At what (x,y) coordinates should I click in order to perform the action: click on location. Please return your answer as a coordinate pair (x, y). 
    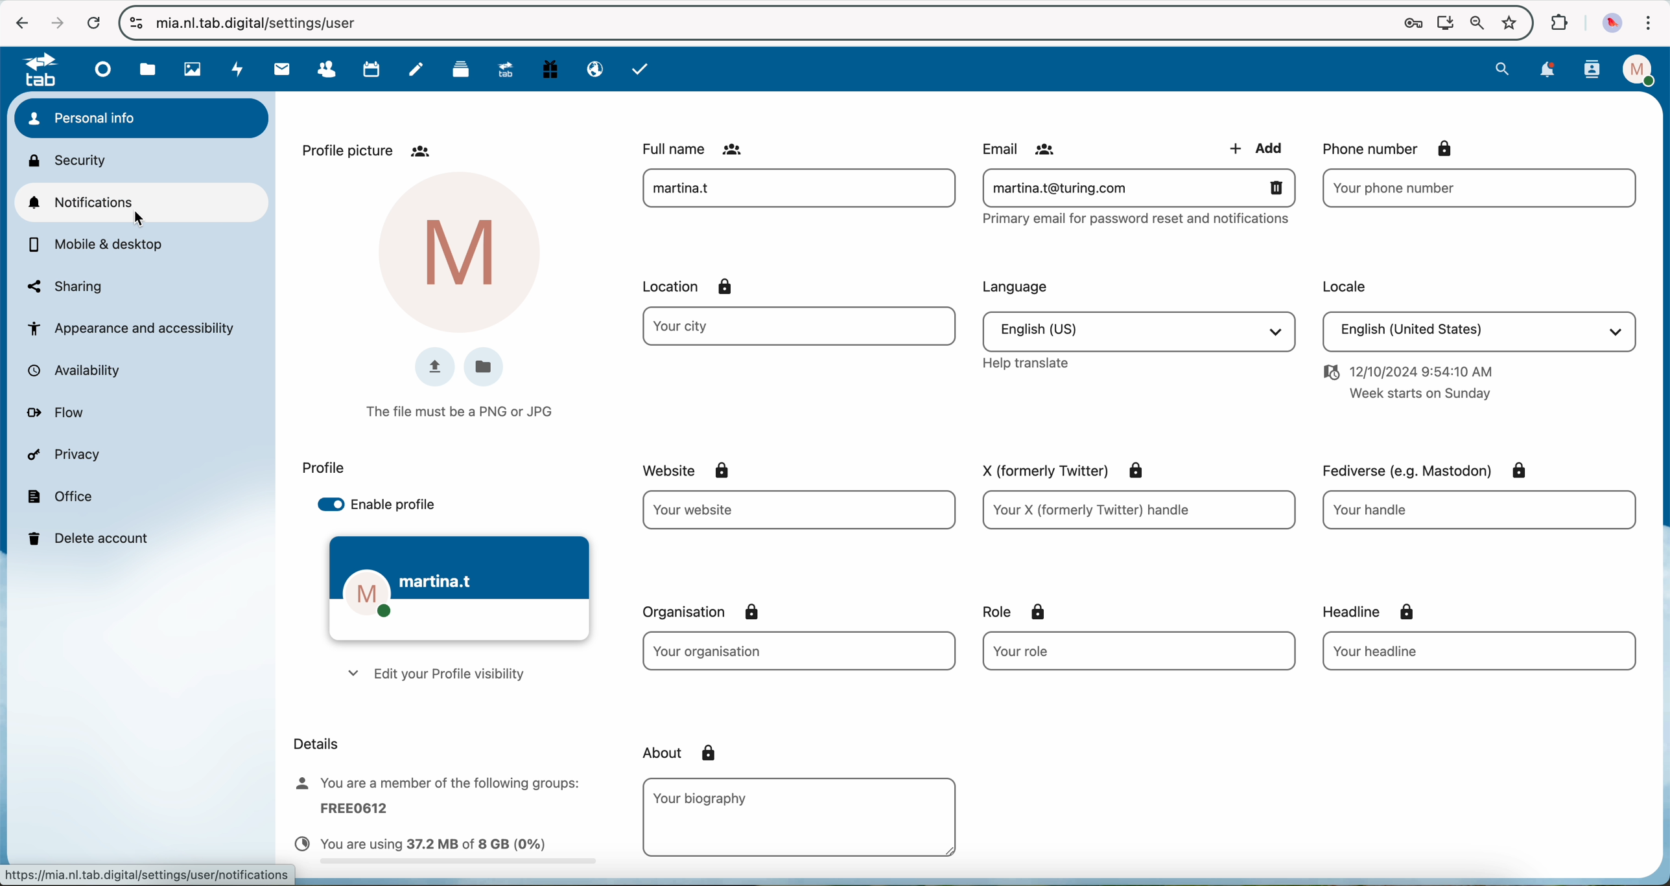
    Looking at the image, I should click on (692, 285).